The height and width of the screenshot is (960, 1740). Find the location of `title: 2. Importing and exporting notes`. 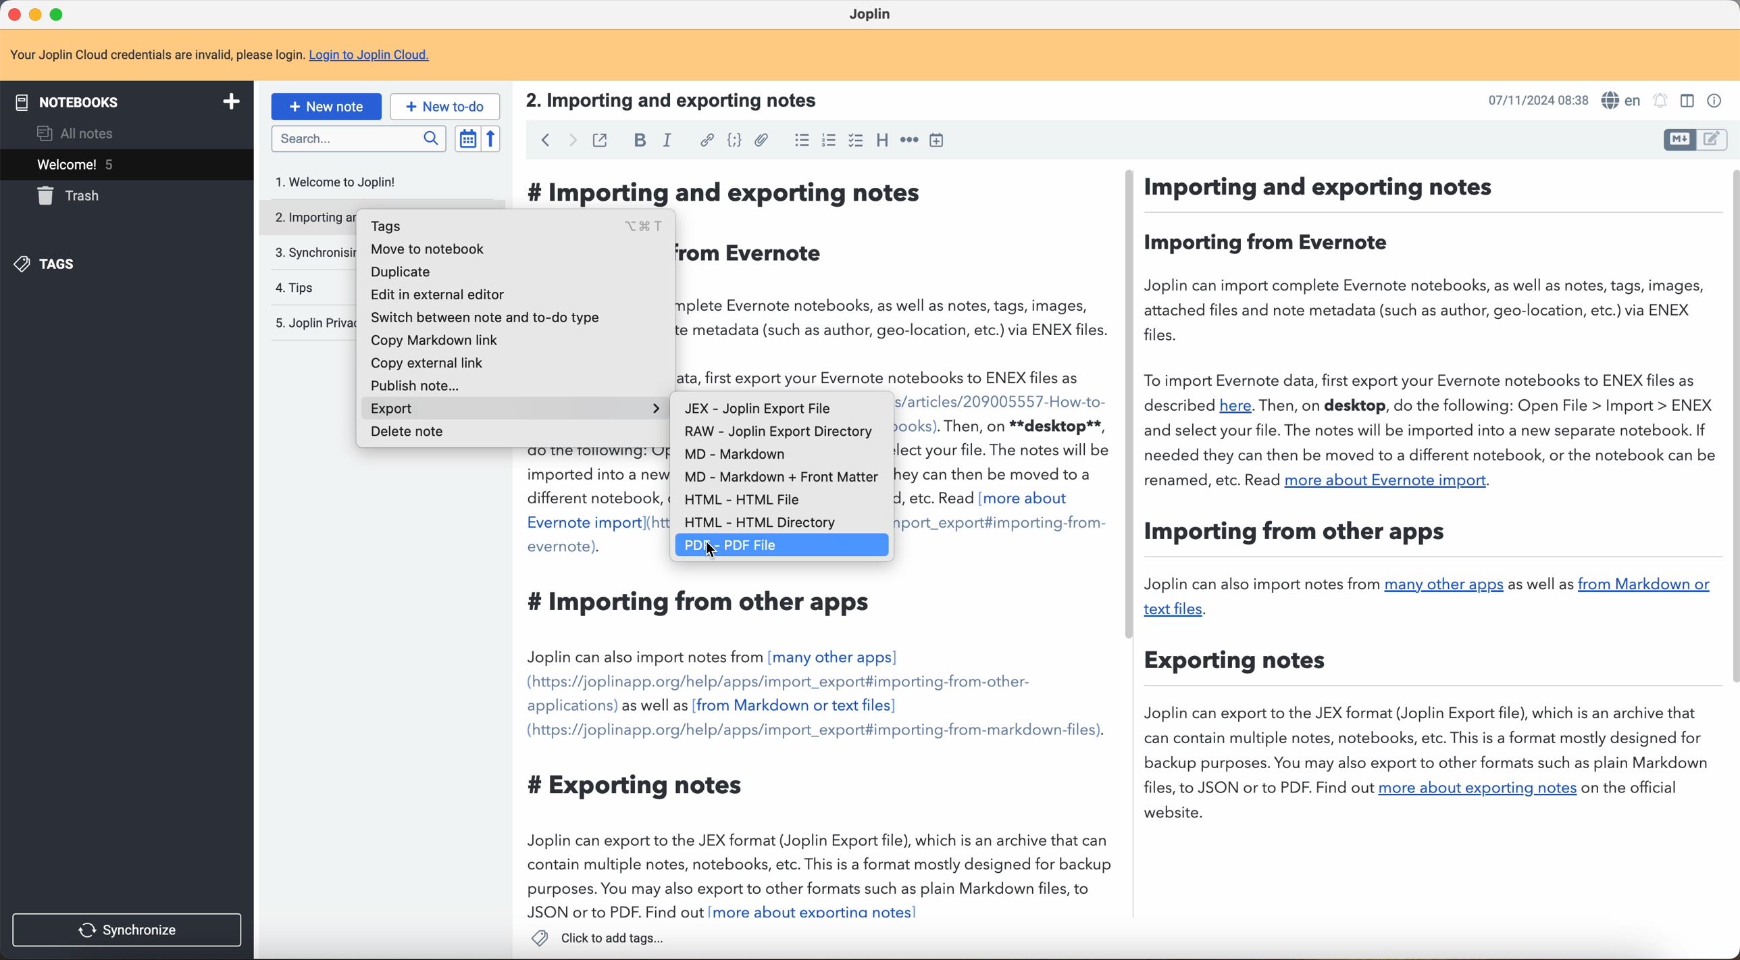

title: 2. Importing and exporting notes is located at coordinates (683, 101).